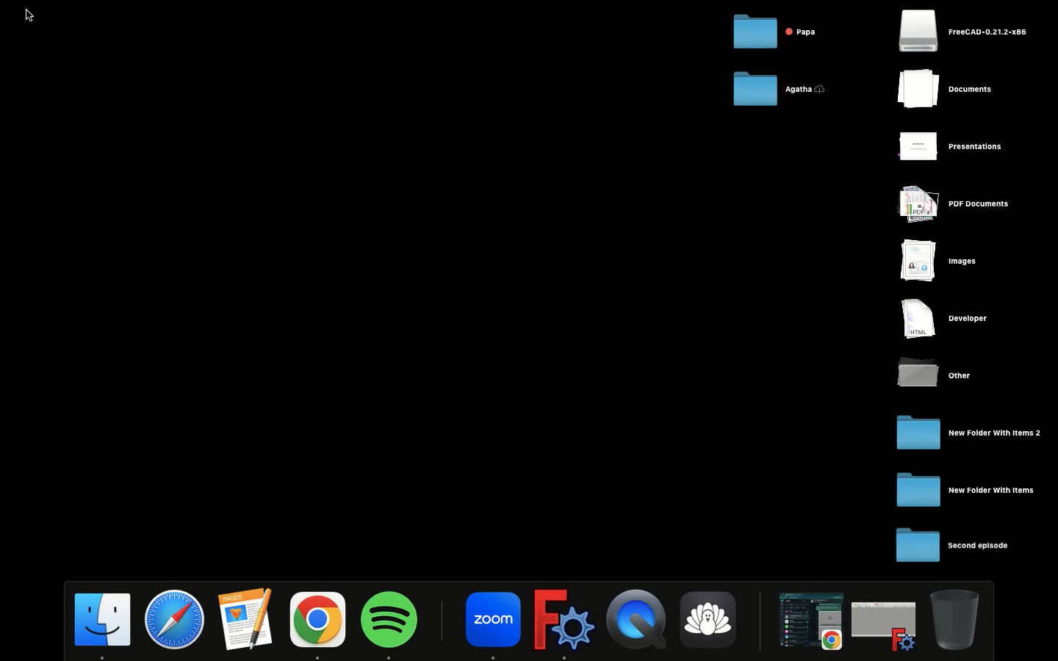  Describe the element at coordinates (104, 624) in the screenshot. I see `Finder` at that location.